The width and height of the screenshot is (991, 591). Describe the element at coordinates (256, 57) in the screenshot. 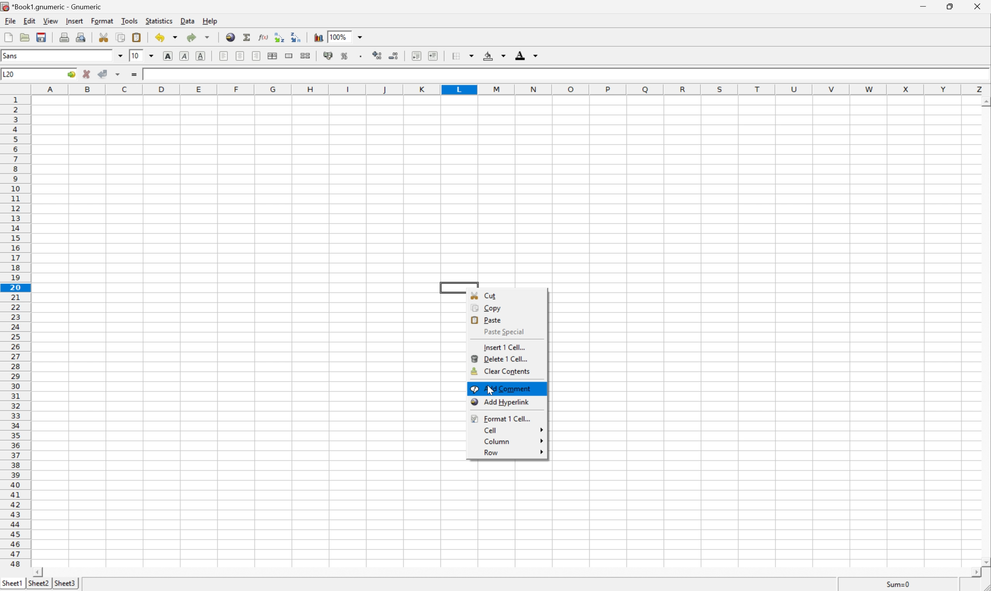

I see `Center Right` at that location.